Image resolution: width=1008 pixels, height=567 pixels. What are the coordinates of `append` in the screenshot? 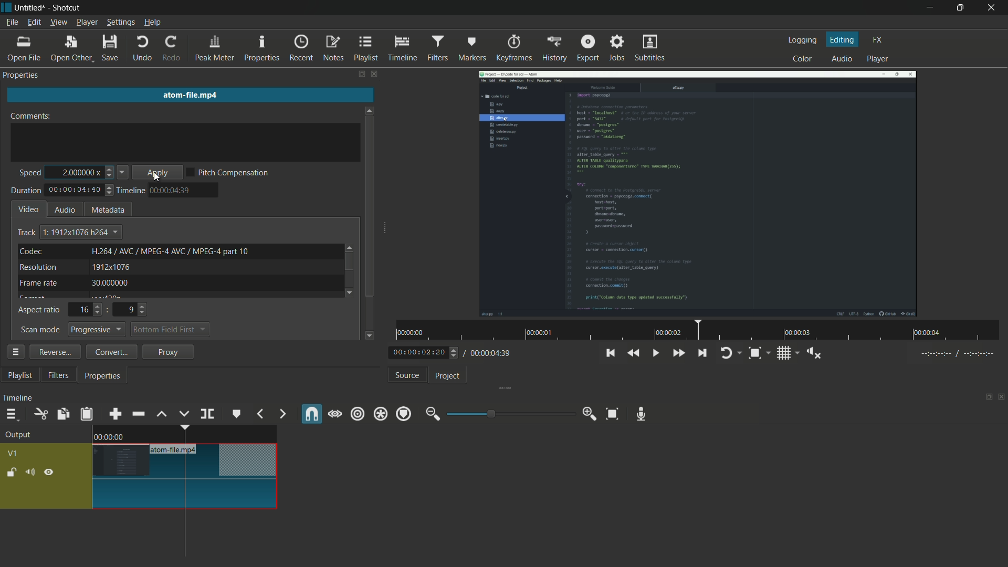 It's located at (114, 414).